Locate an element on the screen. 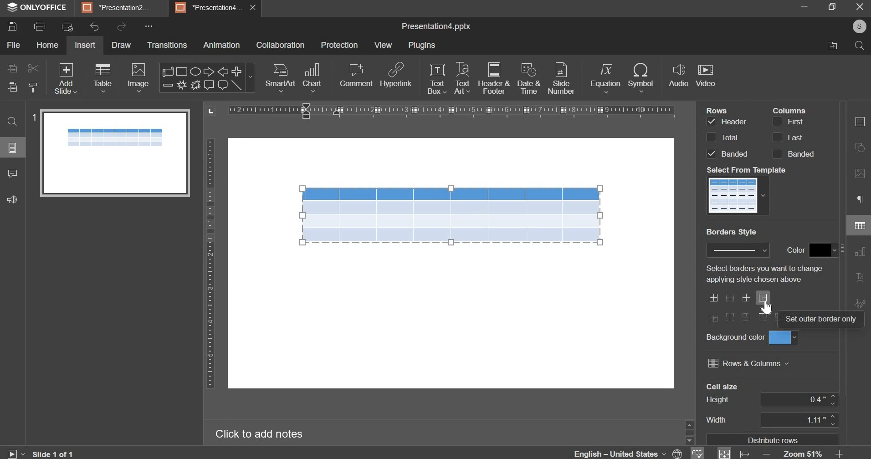 The width and height of the screenshot is (871, 459). slide preview is located at coordinates (114, 153).